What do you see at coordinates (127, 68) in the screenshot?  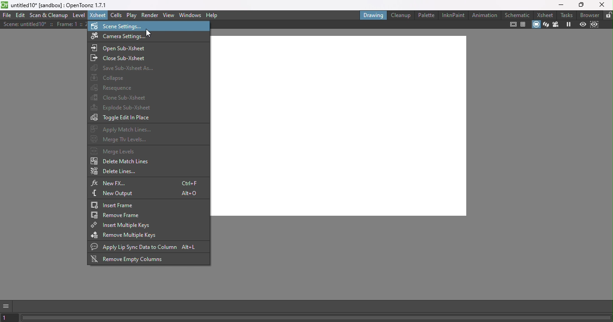 I see `Save Sub-Xsheet as...` at bounding box center [127, 68].